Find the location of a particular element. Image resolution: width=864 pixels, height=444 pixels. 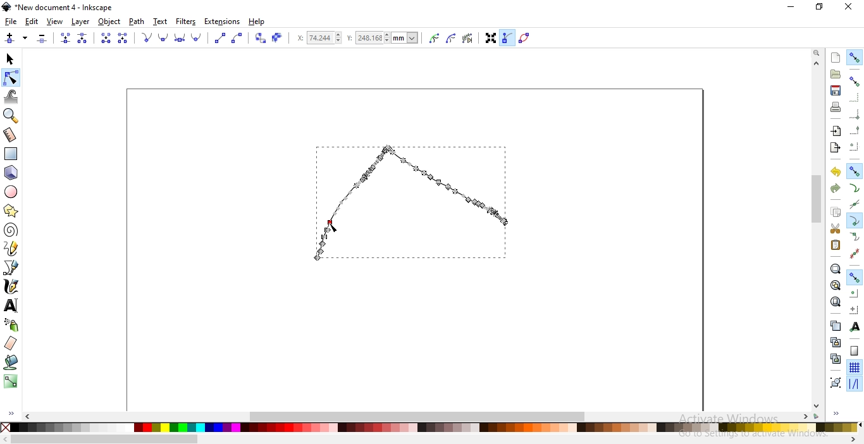

snap midpoints of line segments is located at coordinates (855, 253).